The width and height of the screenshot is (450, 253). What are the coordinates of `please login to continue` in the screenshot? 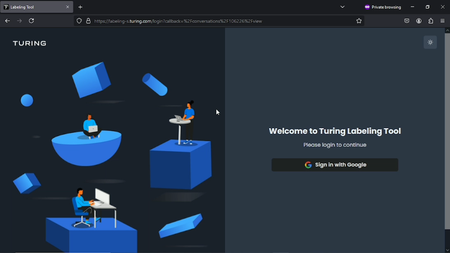 It's located at (334, 145).